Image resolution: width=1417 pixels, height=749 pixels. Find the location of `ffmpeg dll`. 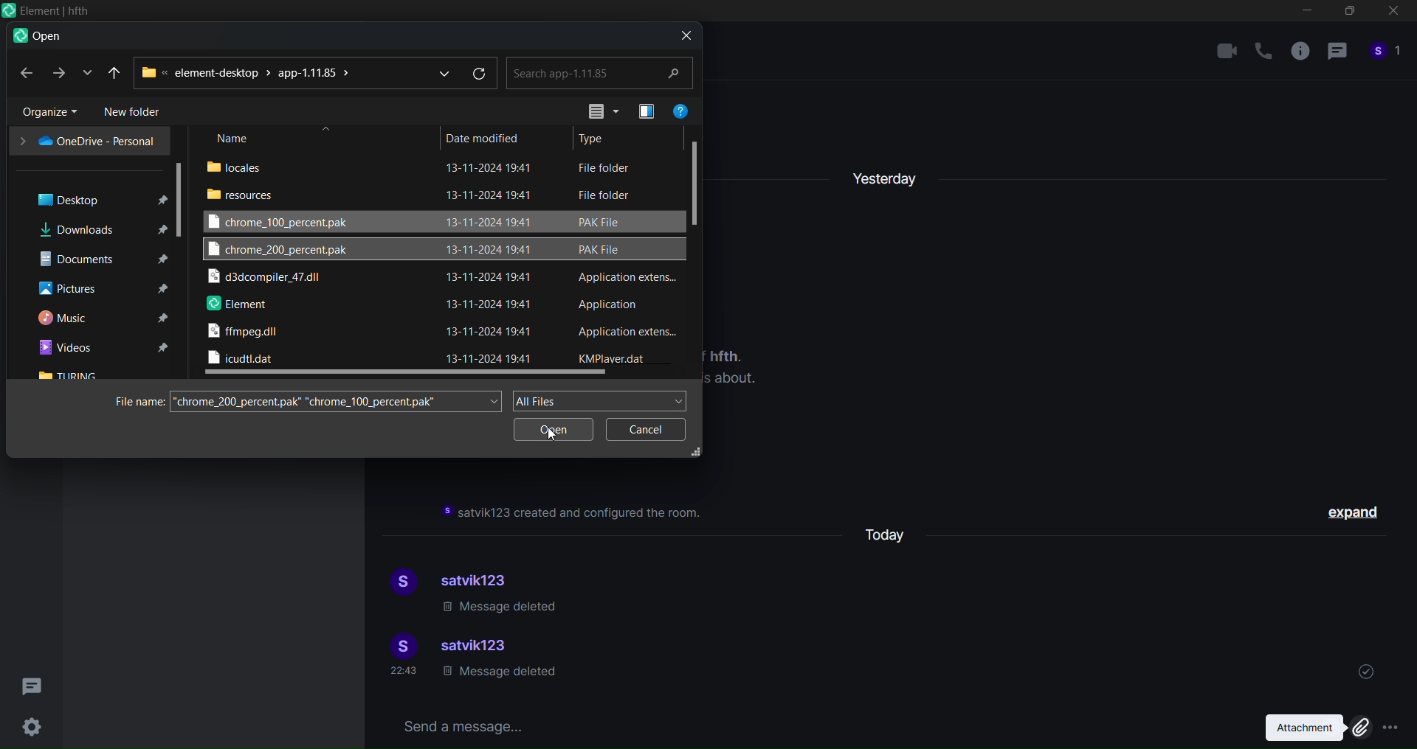

ffmpeg dll is located at coordinates (246, 334).